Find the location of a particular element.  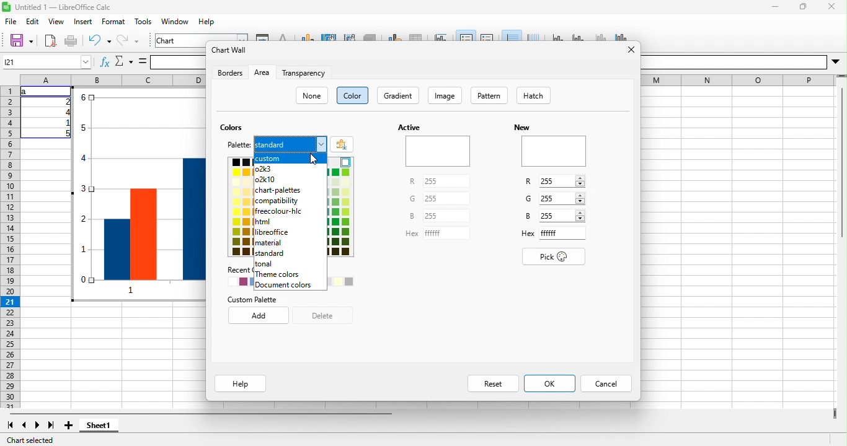

borders is located at coordinates (230, 72).